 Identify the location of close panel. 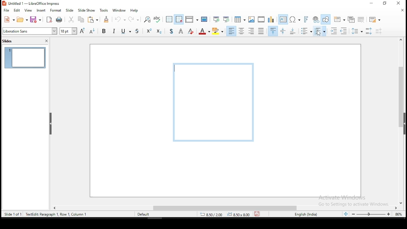
(47, 41).